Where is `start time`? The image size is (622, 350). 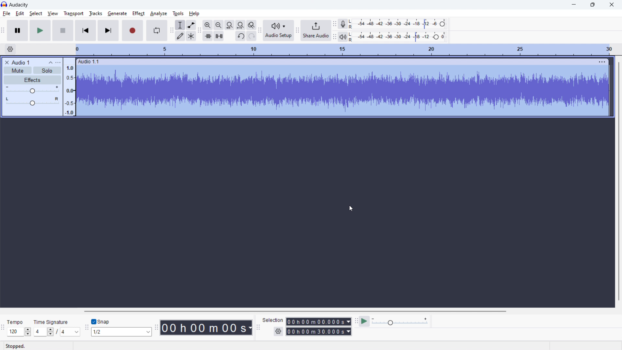 start time is located at coordinates (319, 321).